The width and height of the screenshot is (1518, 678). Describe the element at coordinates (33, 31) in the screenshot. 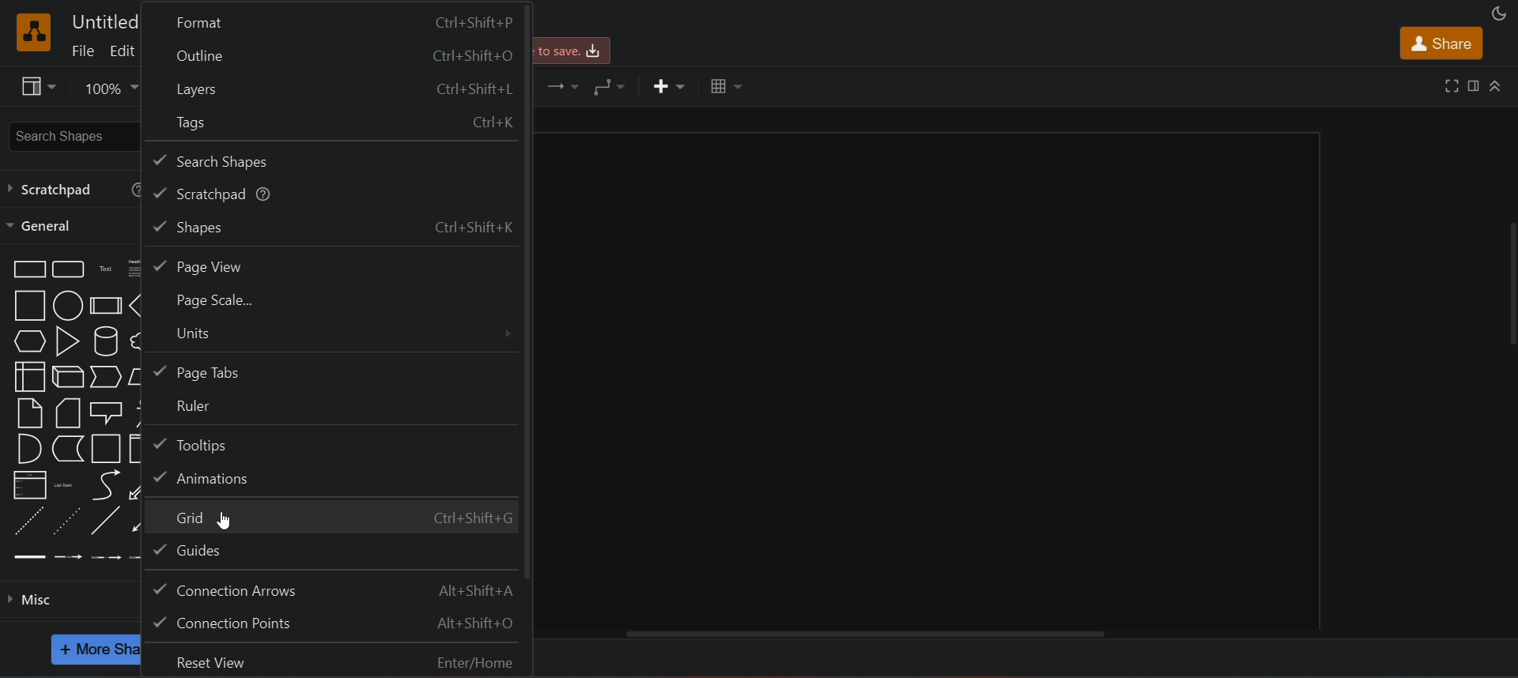

I see `logo` at that location.